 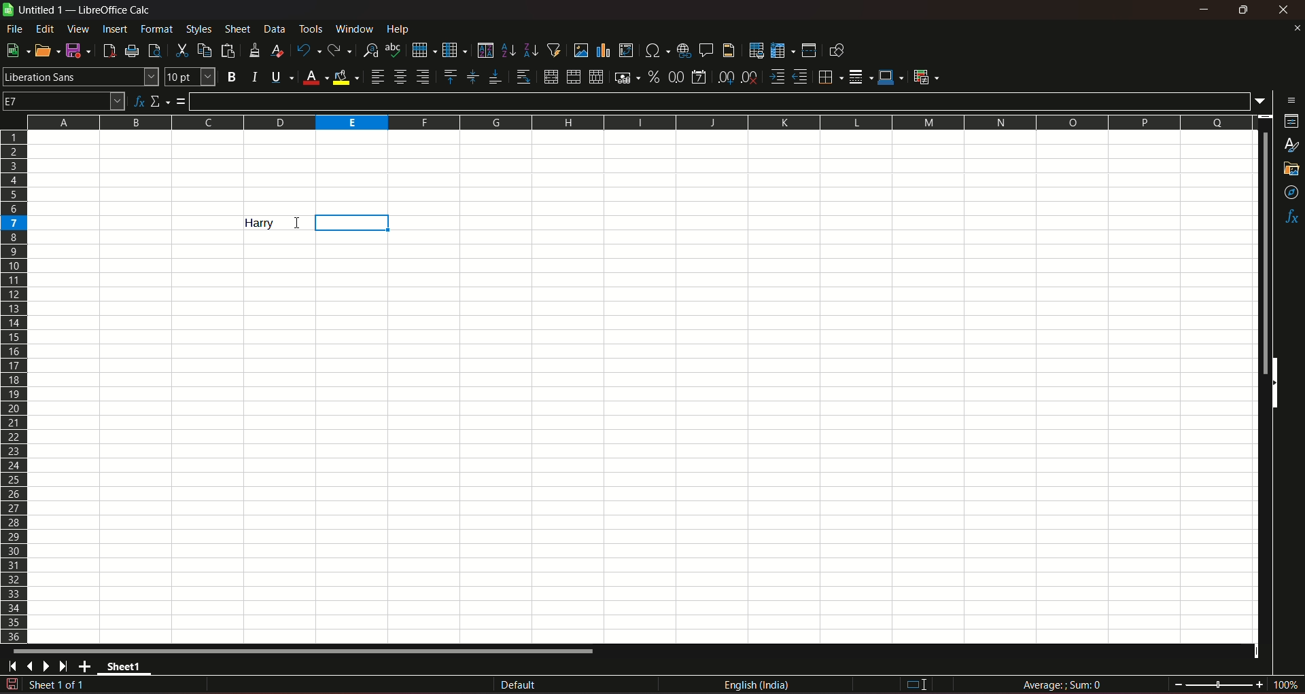 What do you see at coordinates (1292, 99) in the screenshot?
I see `sidebar settings` at bounding box center [1292, 99].